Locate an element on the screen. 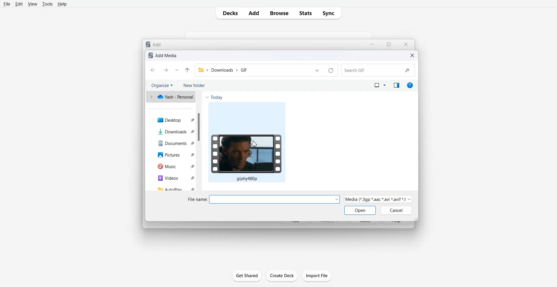  Search bar is located at coordinates (379, 70).